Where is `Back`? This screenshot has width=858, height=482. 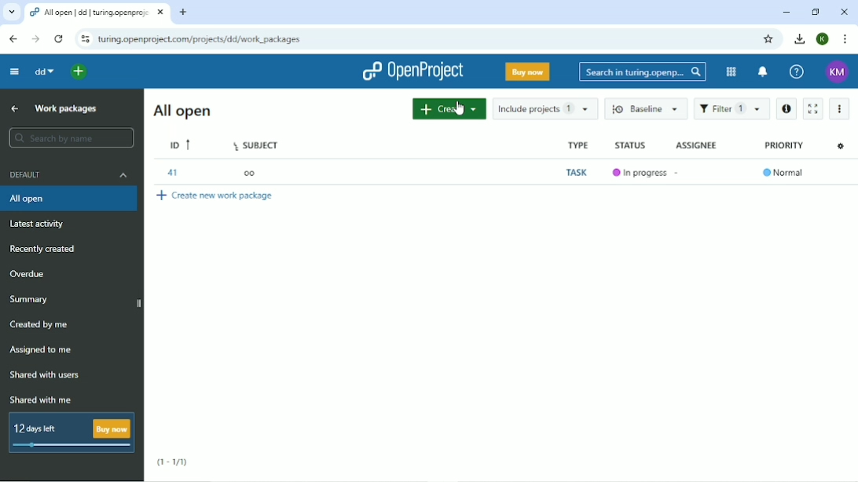 Back is located at coordinates (13, 39).